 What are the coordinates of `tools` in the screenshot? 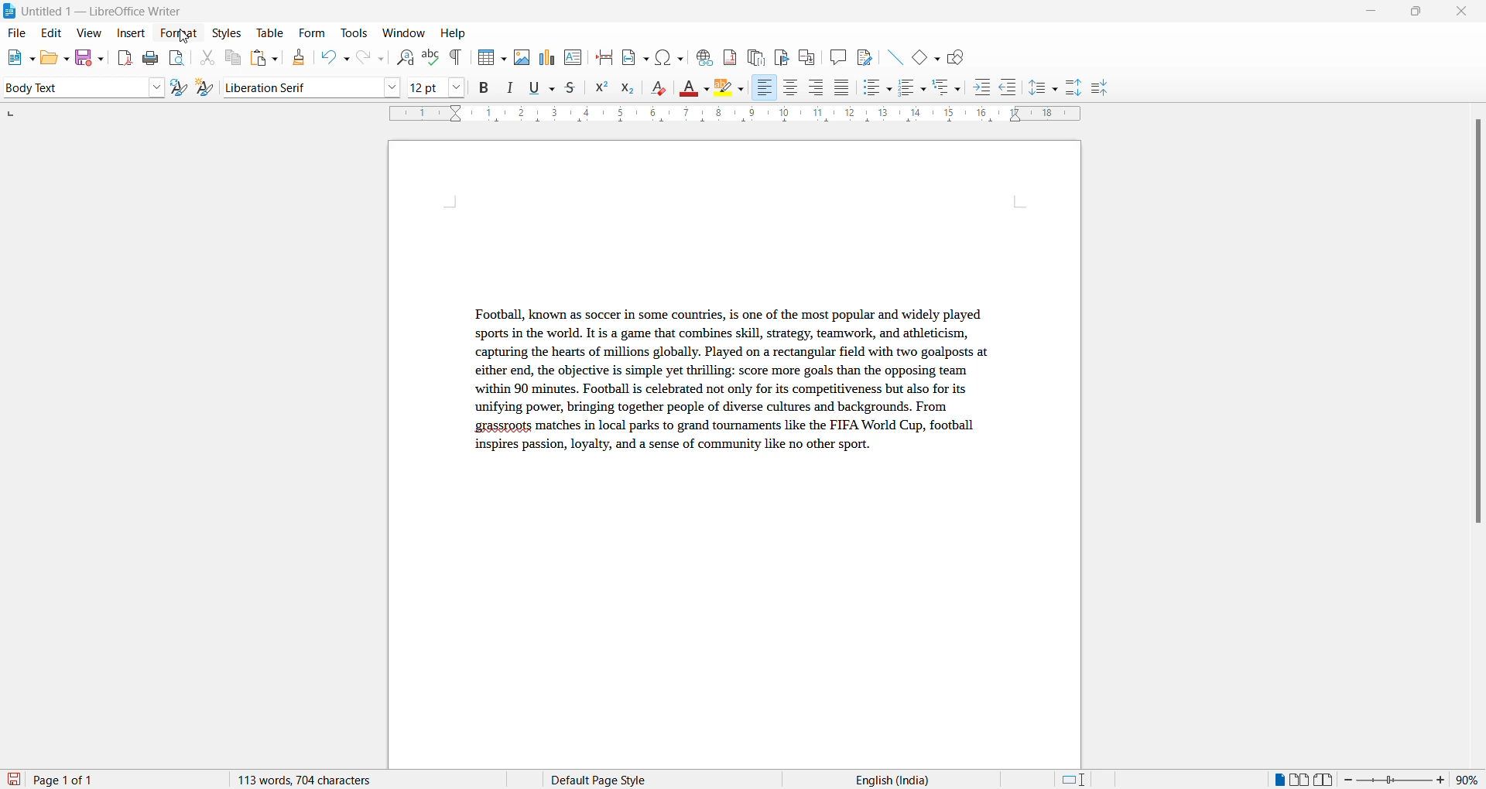 It's located at (354, 33).